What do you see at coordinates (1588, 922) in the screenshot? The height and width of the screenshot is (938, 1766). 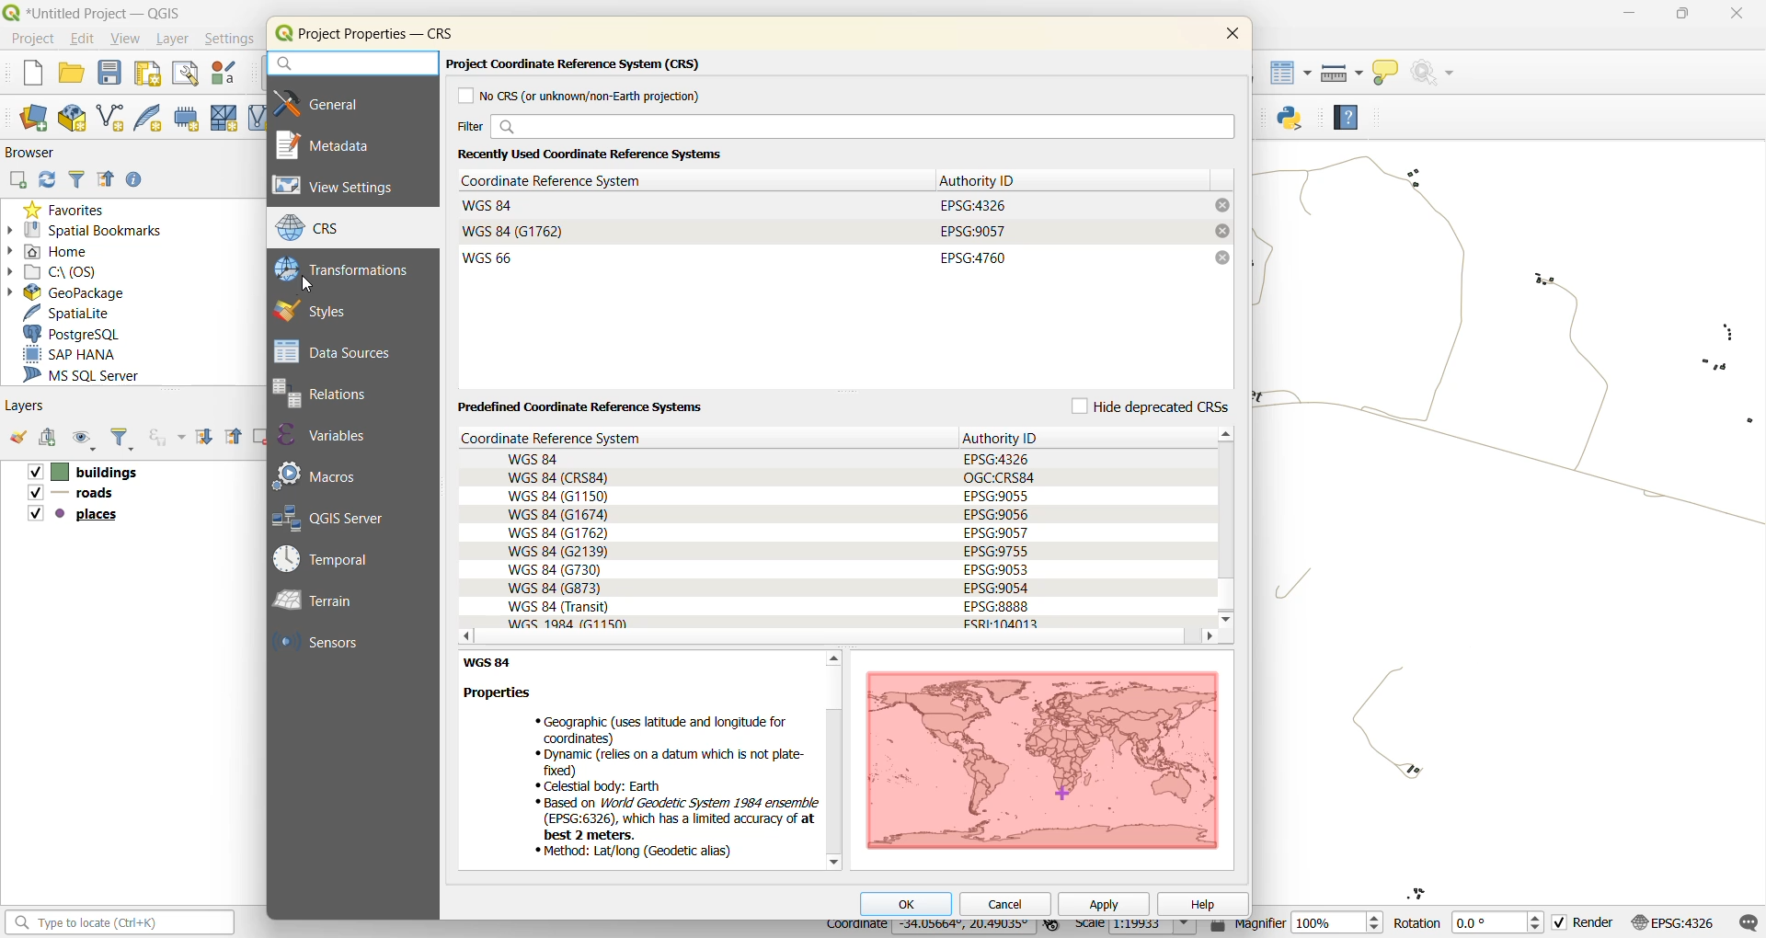 I see `render` at bounding box center [1588, 922].